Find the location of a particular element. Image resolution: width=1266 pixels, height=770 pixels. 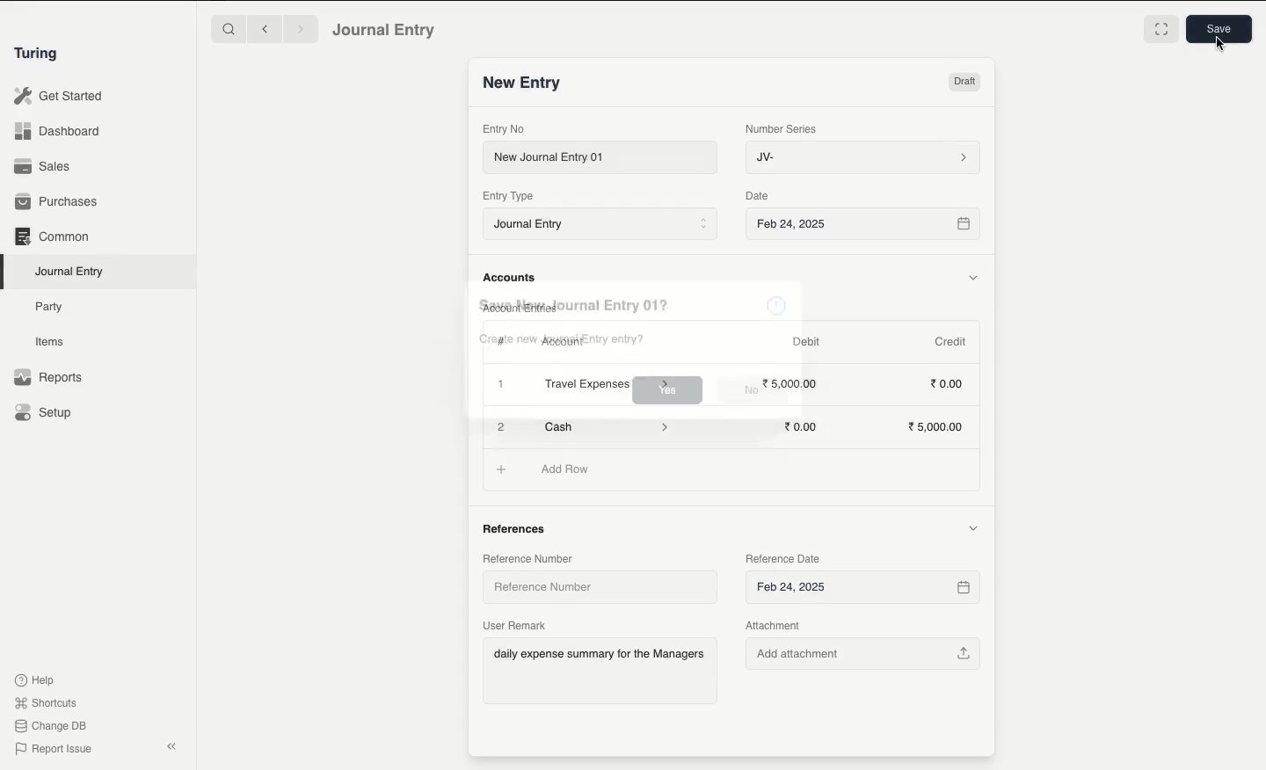

Purchases is located at coordinates (57, 203).